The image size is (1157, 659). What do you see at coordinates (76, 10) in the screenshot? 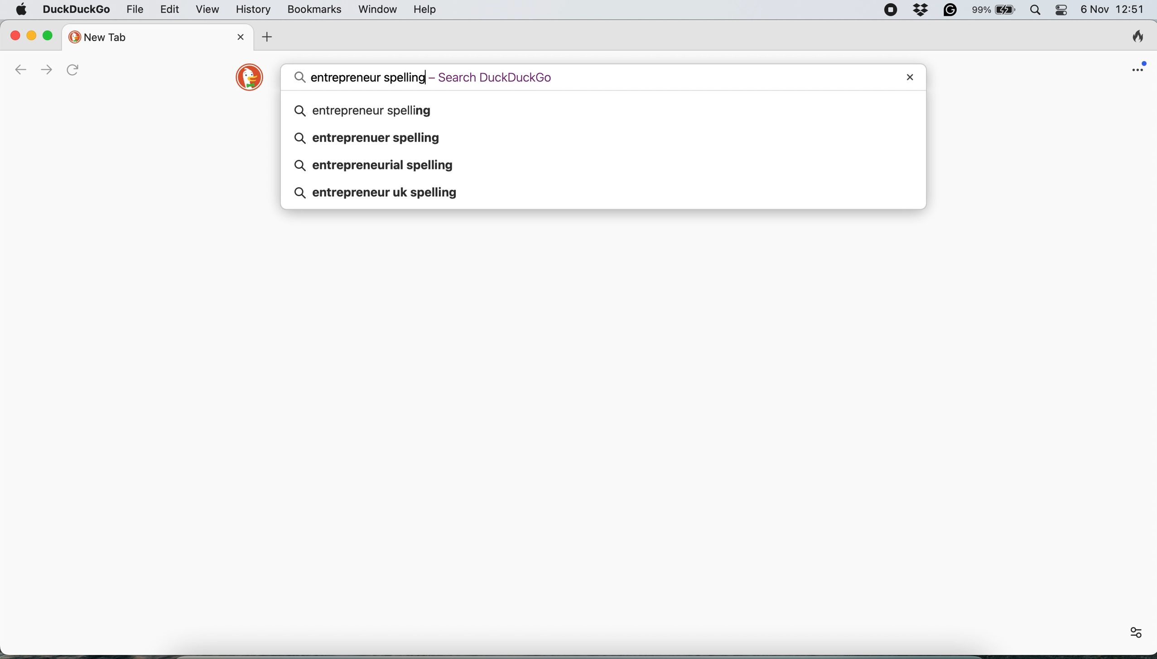
I see `duckduckgo` at bounding box center [76, 10].